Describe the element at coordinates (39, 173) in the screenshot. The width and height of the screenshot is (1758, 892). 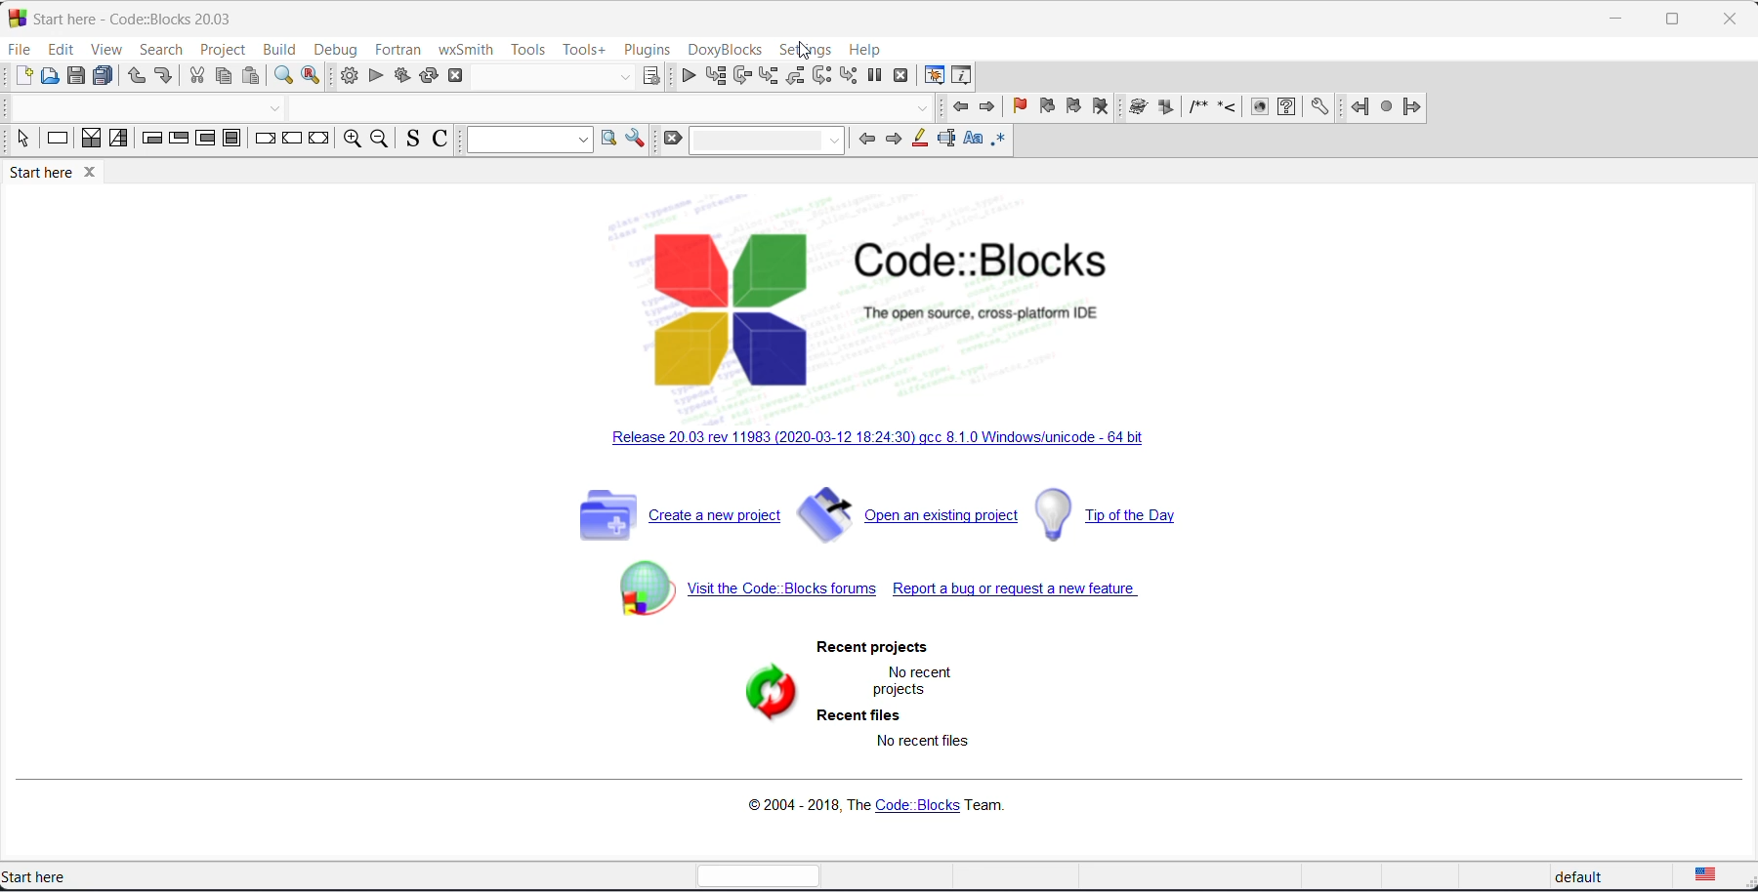
I see `start here pane` at that location.